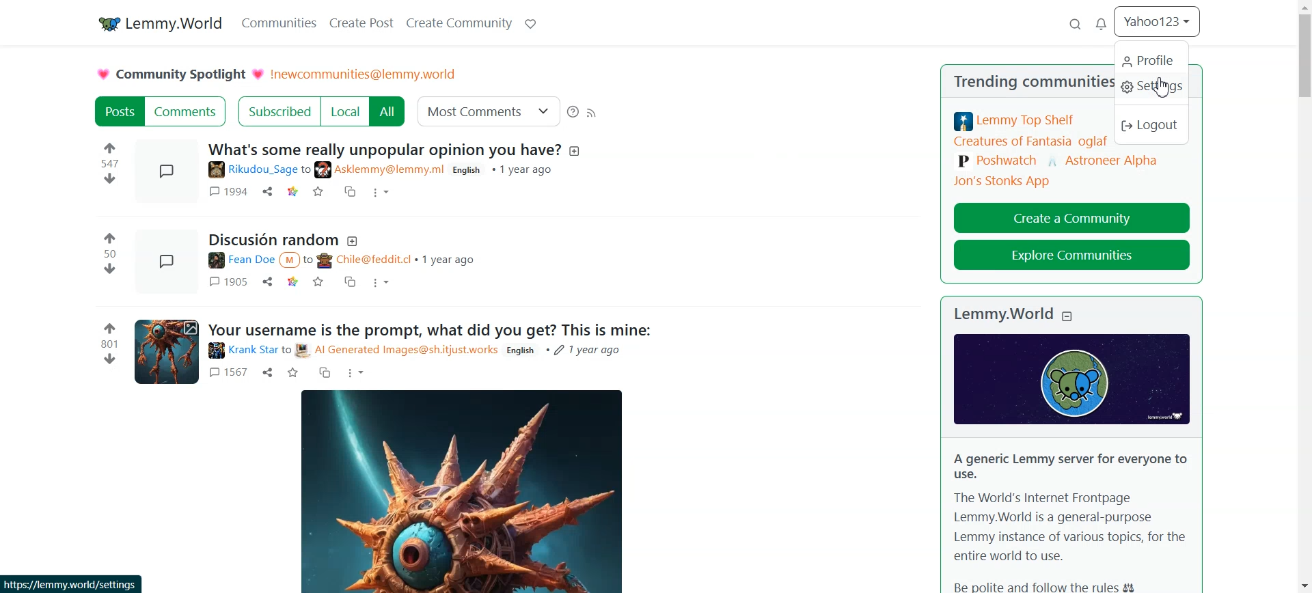 The width and height of the screenshot is (1312, 593). Describe the element at coordinates (156, 22) in the screenshot. I see `Lemmy.world` at that location.